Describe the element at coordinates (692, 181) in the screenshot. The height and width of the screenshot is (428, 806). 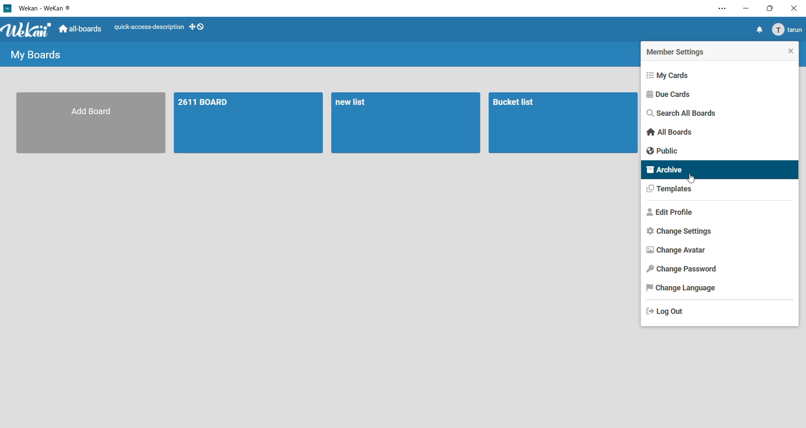
I see `cursor` at that location.